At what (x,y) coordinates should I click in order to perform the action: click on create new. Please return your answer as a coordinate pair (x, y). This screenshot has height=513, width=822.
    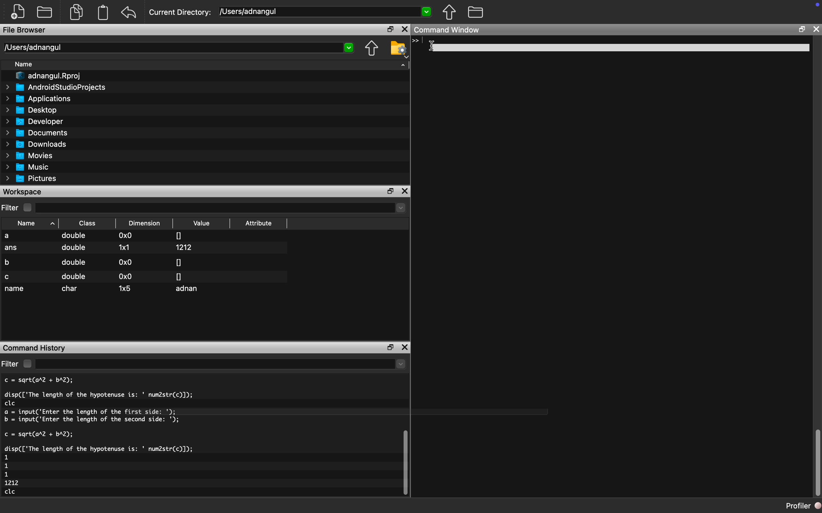
    Looking at the image, I should click on (20, 12).